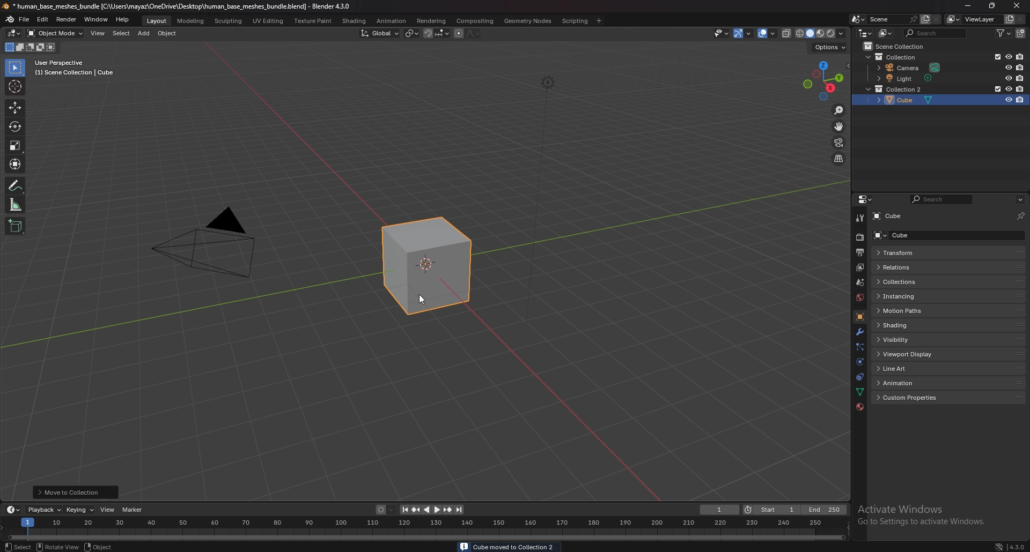 The image size is (1030, 552). I want to click on hide in viewport, so click(1008, 88).